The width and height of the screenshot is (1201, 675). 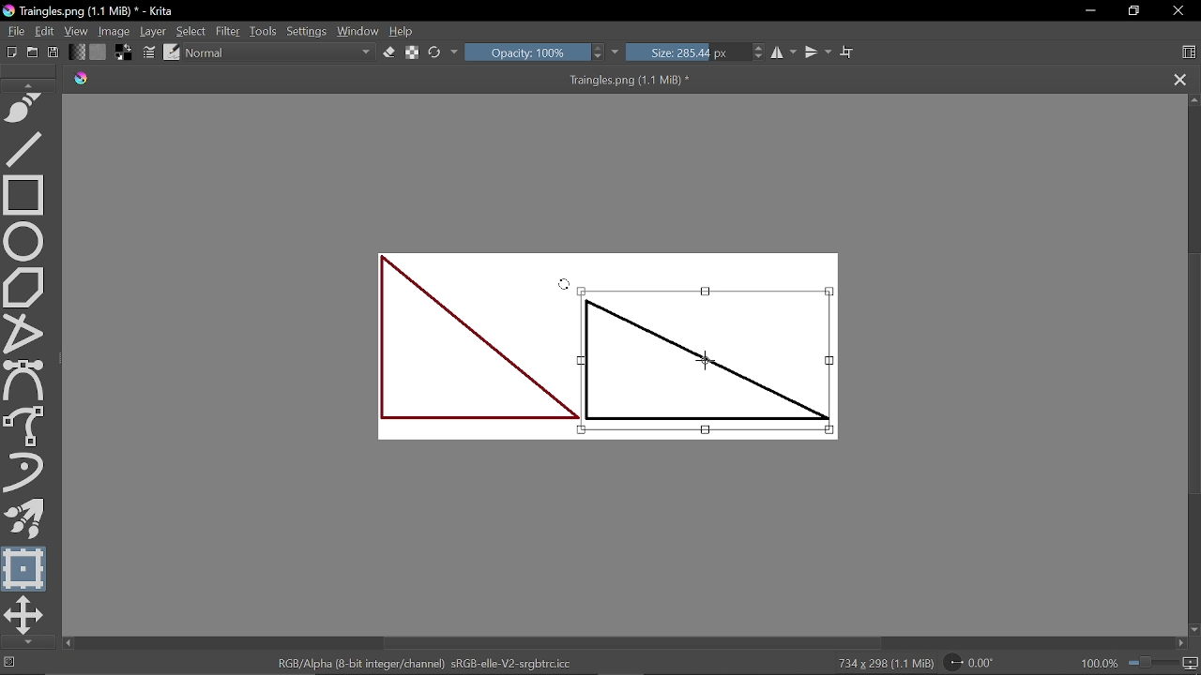 I want to click on Horizontal scrollbar, so click(x=633, y=643).